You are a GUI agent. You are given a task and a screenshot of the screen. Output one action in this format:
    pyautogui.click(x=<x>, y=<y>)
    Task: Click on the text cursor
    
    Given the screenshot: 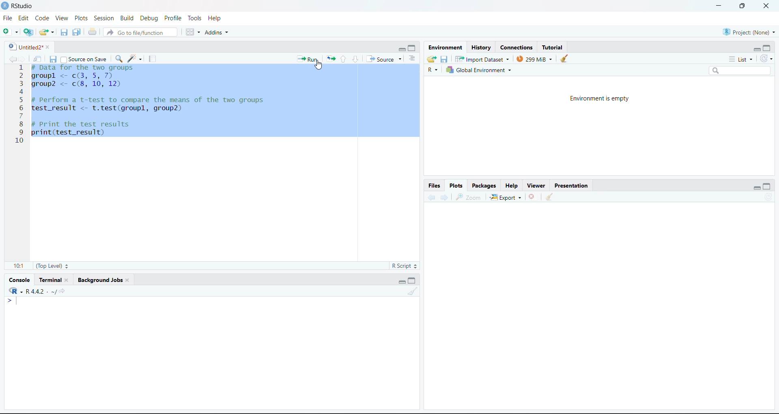 What is the action you would take?
    pyautogui.click(x=18, y=301)
    